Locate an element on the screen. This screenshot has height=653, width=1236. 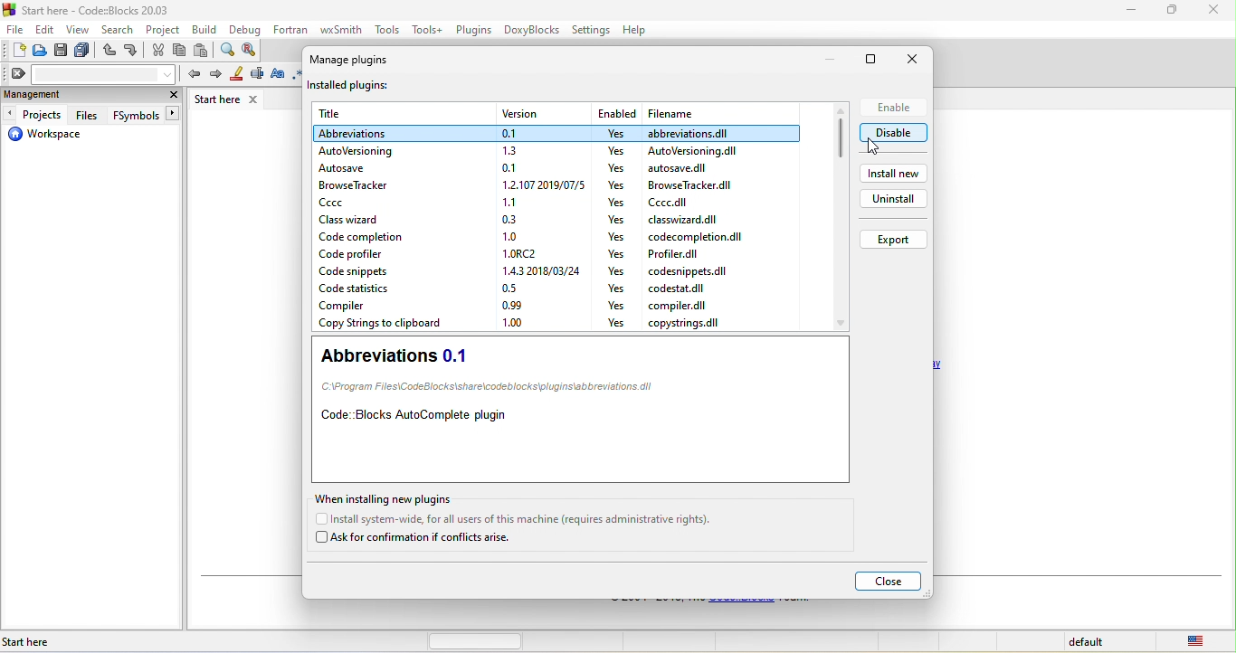
version  is located at coordinates (508, 152).